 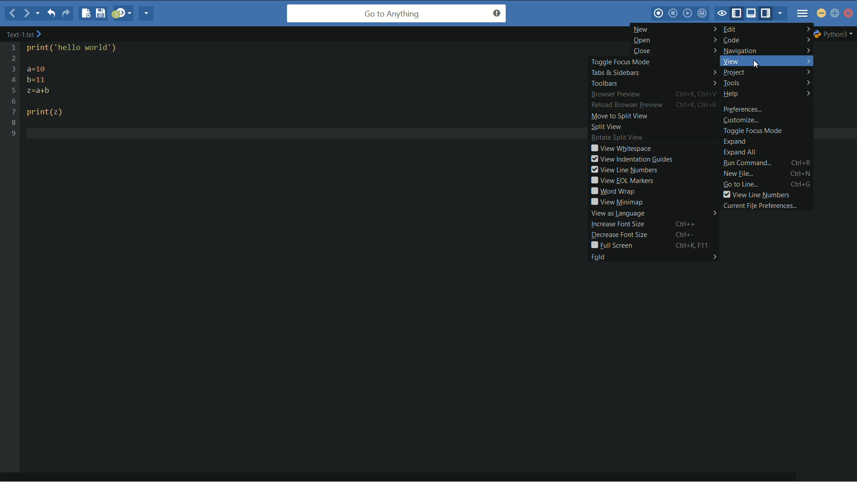 What do you see at coordinates (652, 213) in the screenshot?
I see `view as language` at bounding box center [652, 213].